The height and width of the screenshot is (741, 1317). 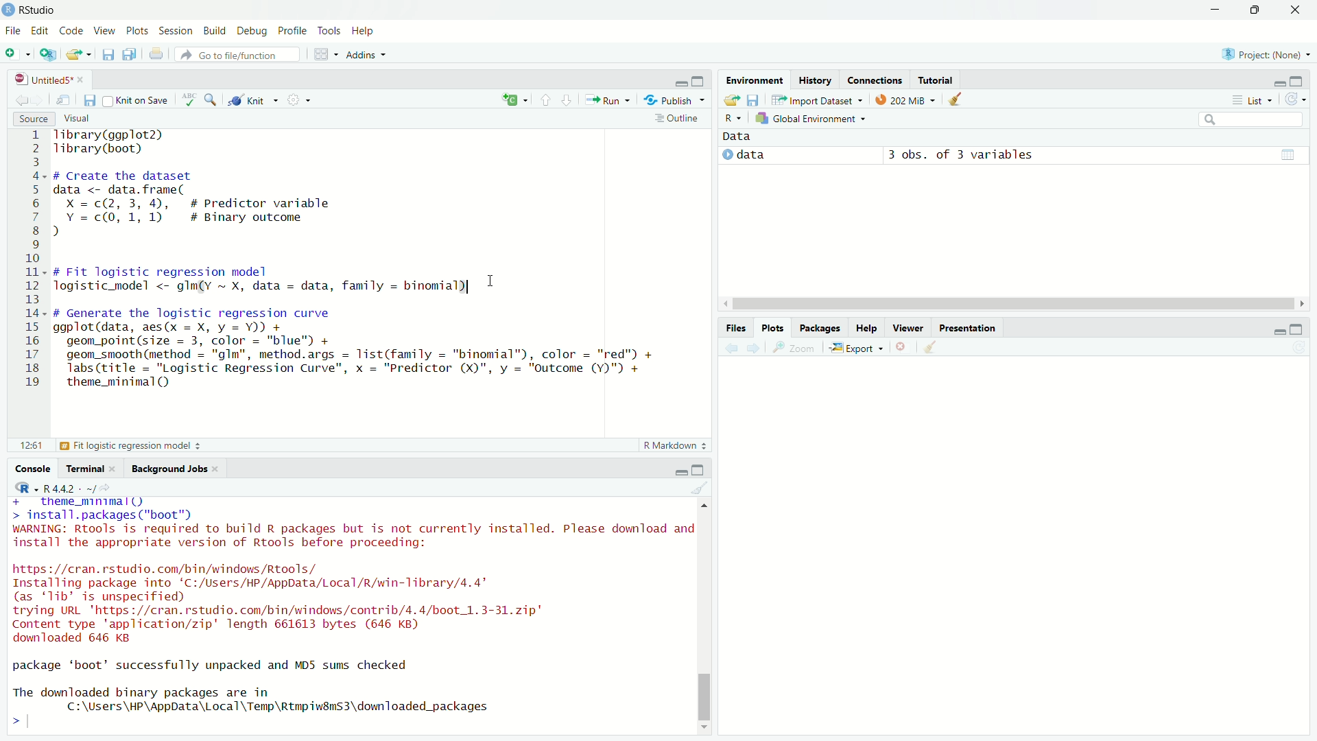 What do you see at coordinates (751, 154) in the screenshot?
I see `data` at bounding box center [751, 154].